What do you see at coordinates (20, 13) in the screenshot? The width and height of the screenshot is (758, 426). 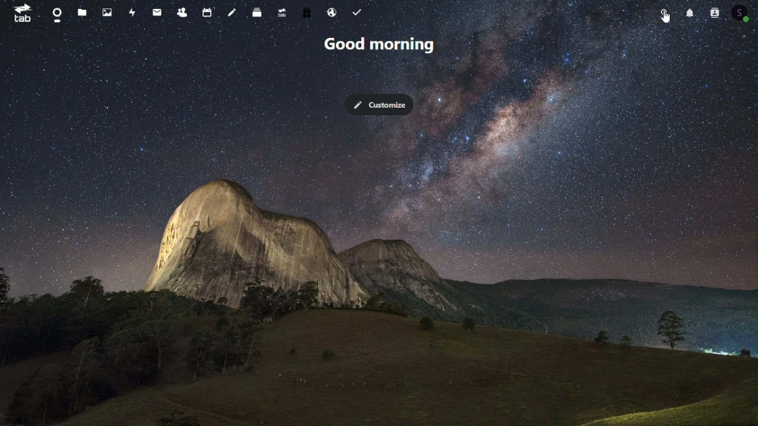 I see `tab` at bounding box center [20, 13].